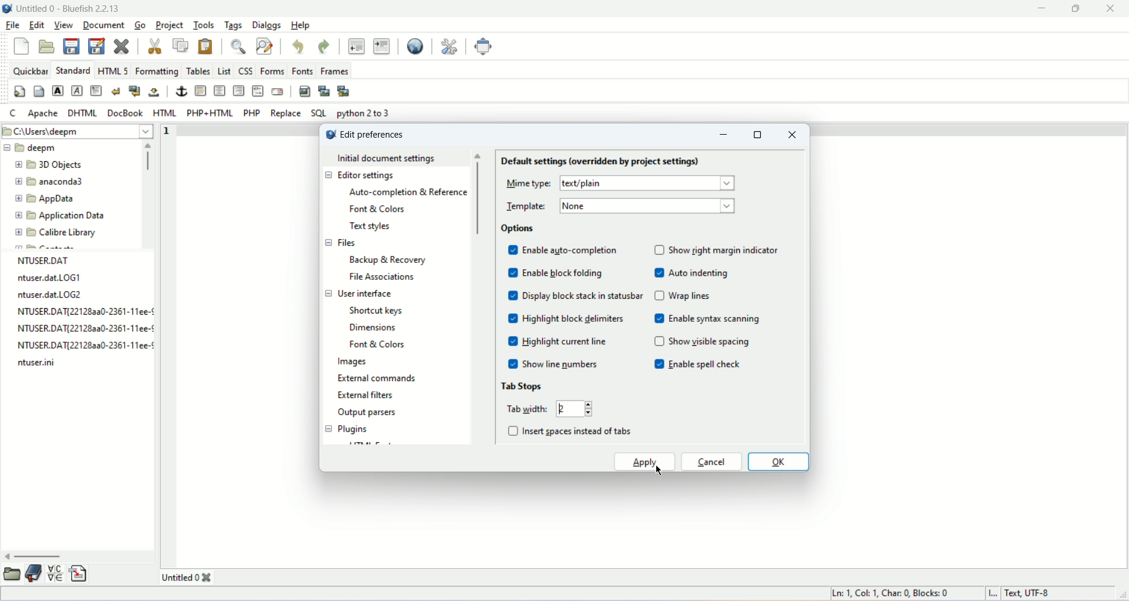  Describe the element at coordinates (414, 45) in the screenshot. I see `preview in browser` at that location.